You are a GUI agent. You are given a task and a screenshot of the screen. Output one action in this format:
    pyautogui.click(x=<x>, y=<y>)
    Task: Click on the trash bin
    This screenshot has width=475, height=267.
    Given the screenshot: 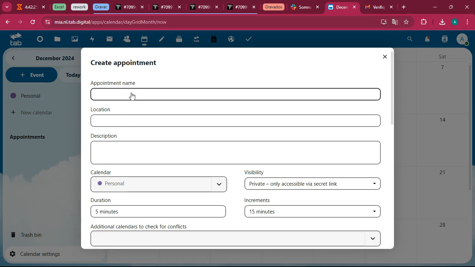 What is the action you would take?
    pyautogui.click(x=33, y=234)
    